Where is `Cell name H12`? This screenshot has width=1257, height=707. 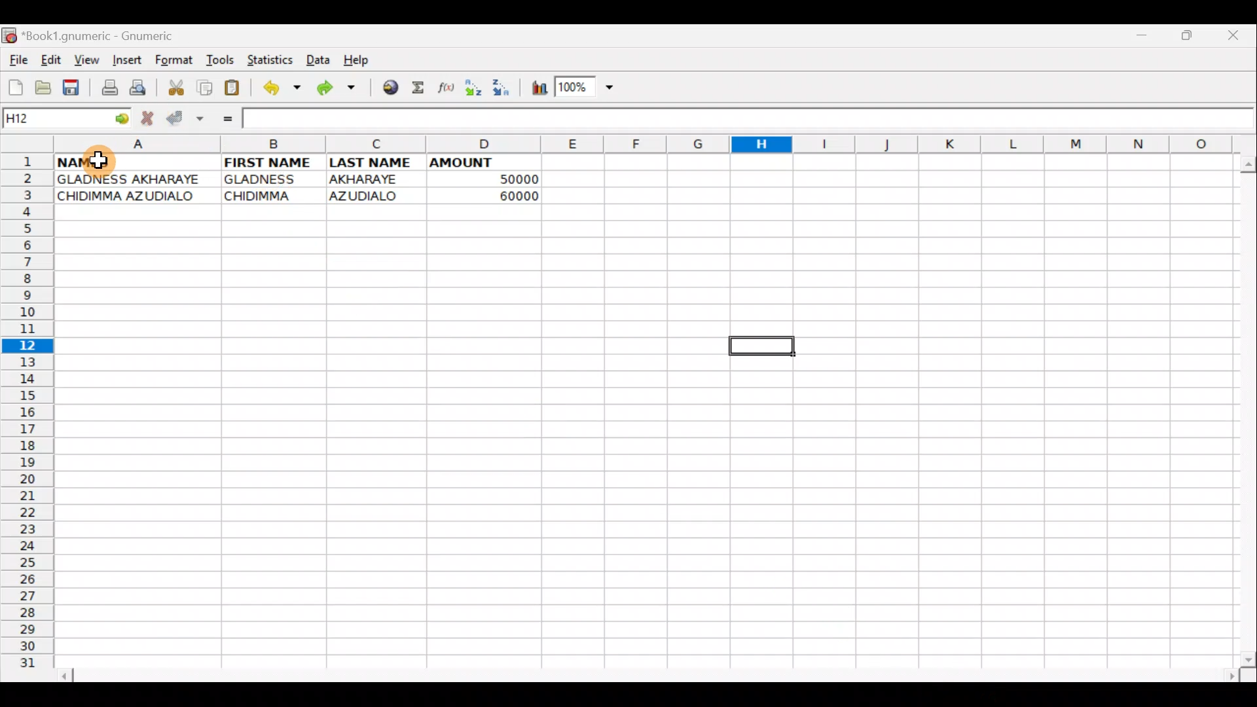 Cell name H12 is located at coordinates (48, 120).